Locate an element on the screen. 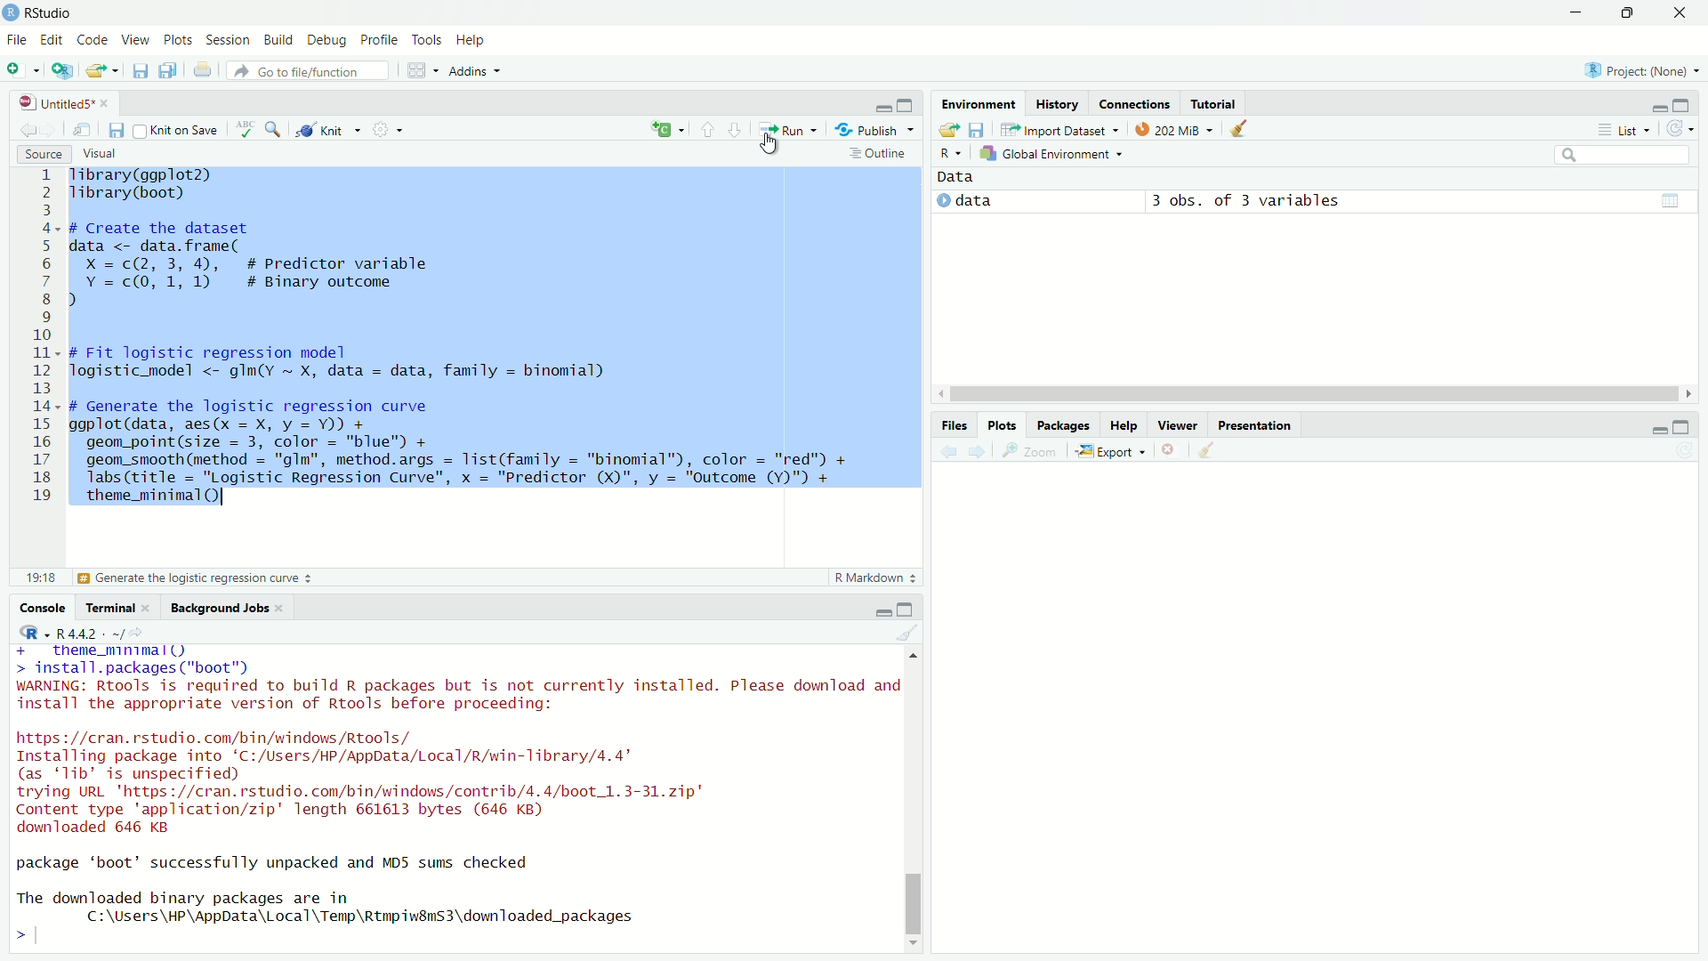 The image size is (1708, 961). List is located at coordinates (1622, 129).